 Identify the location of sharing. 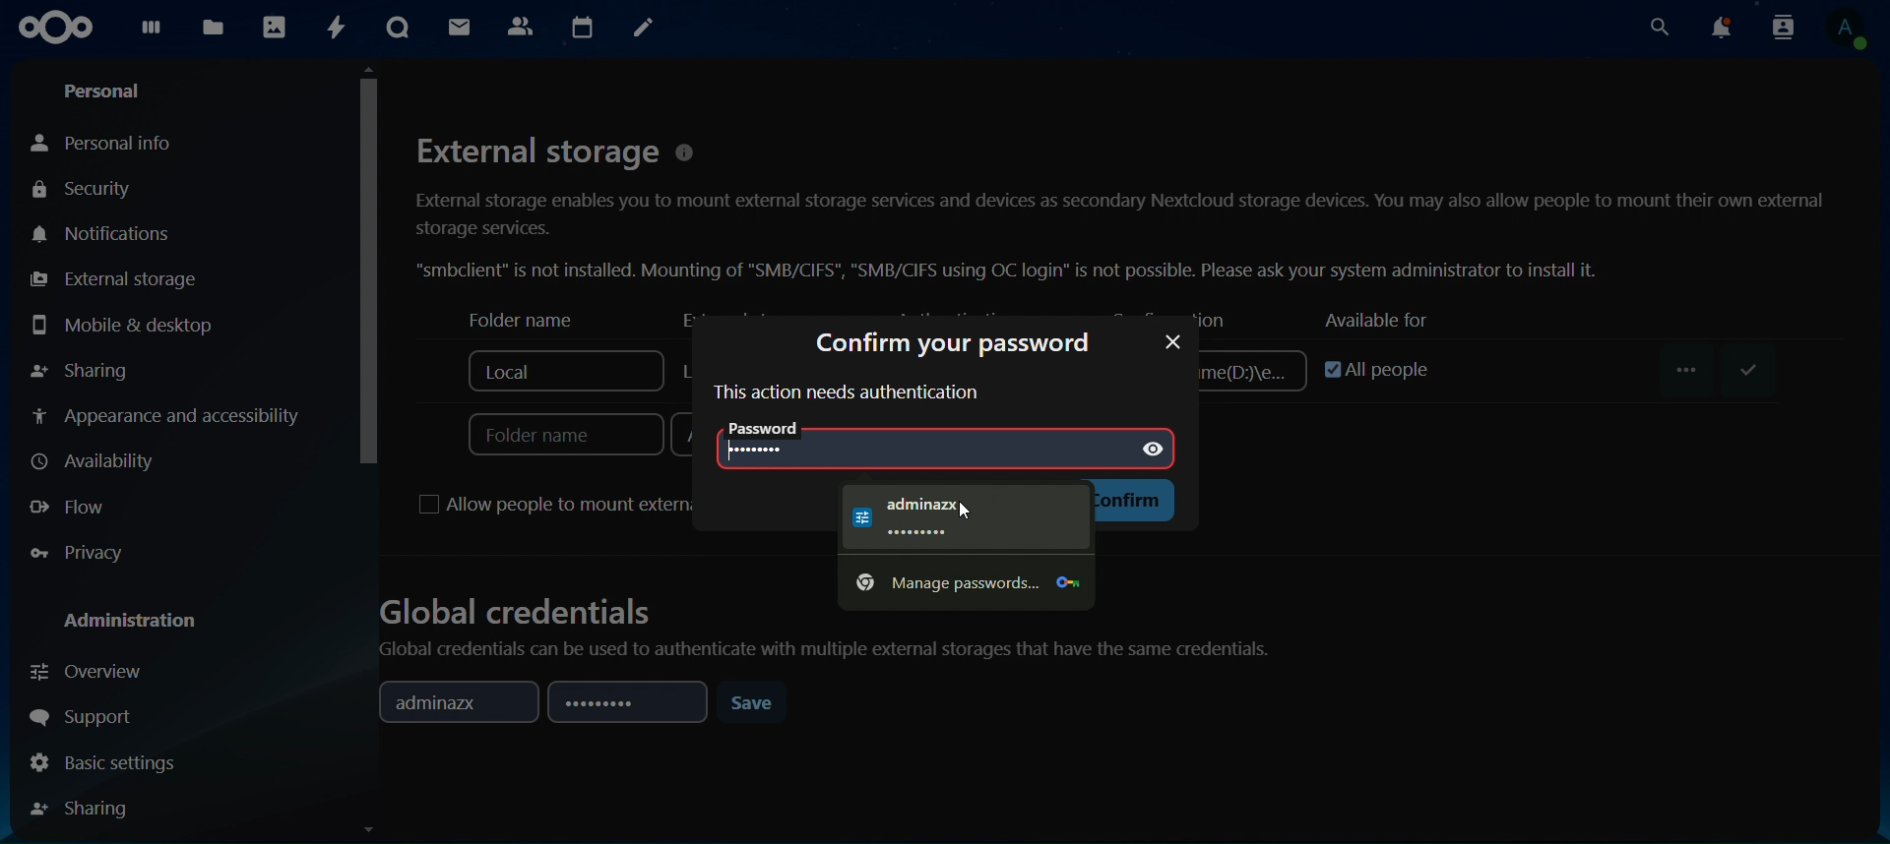
(87, 808).